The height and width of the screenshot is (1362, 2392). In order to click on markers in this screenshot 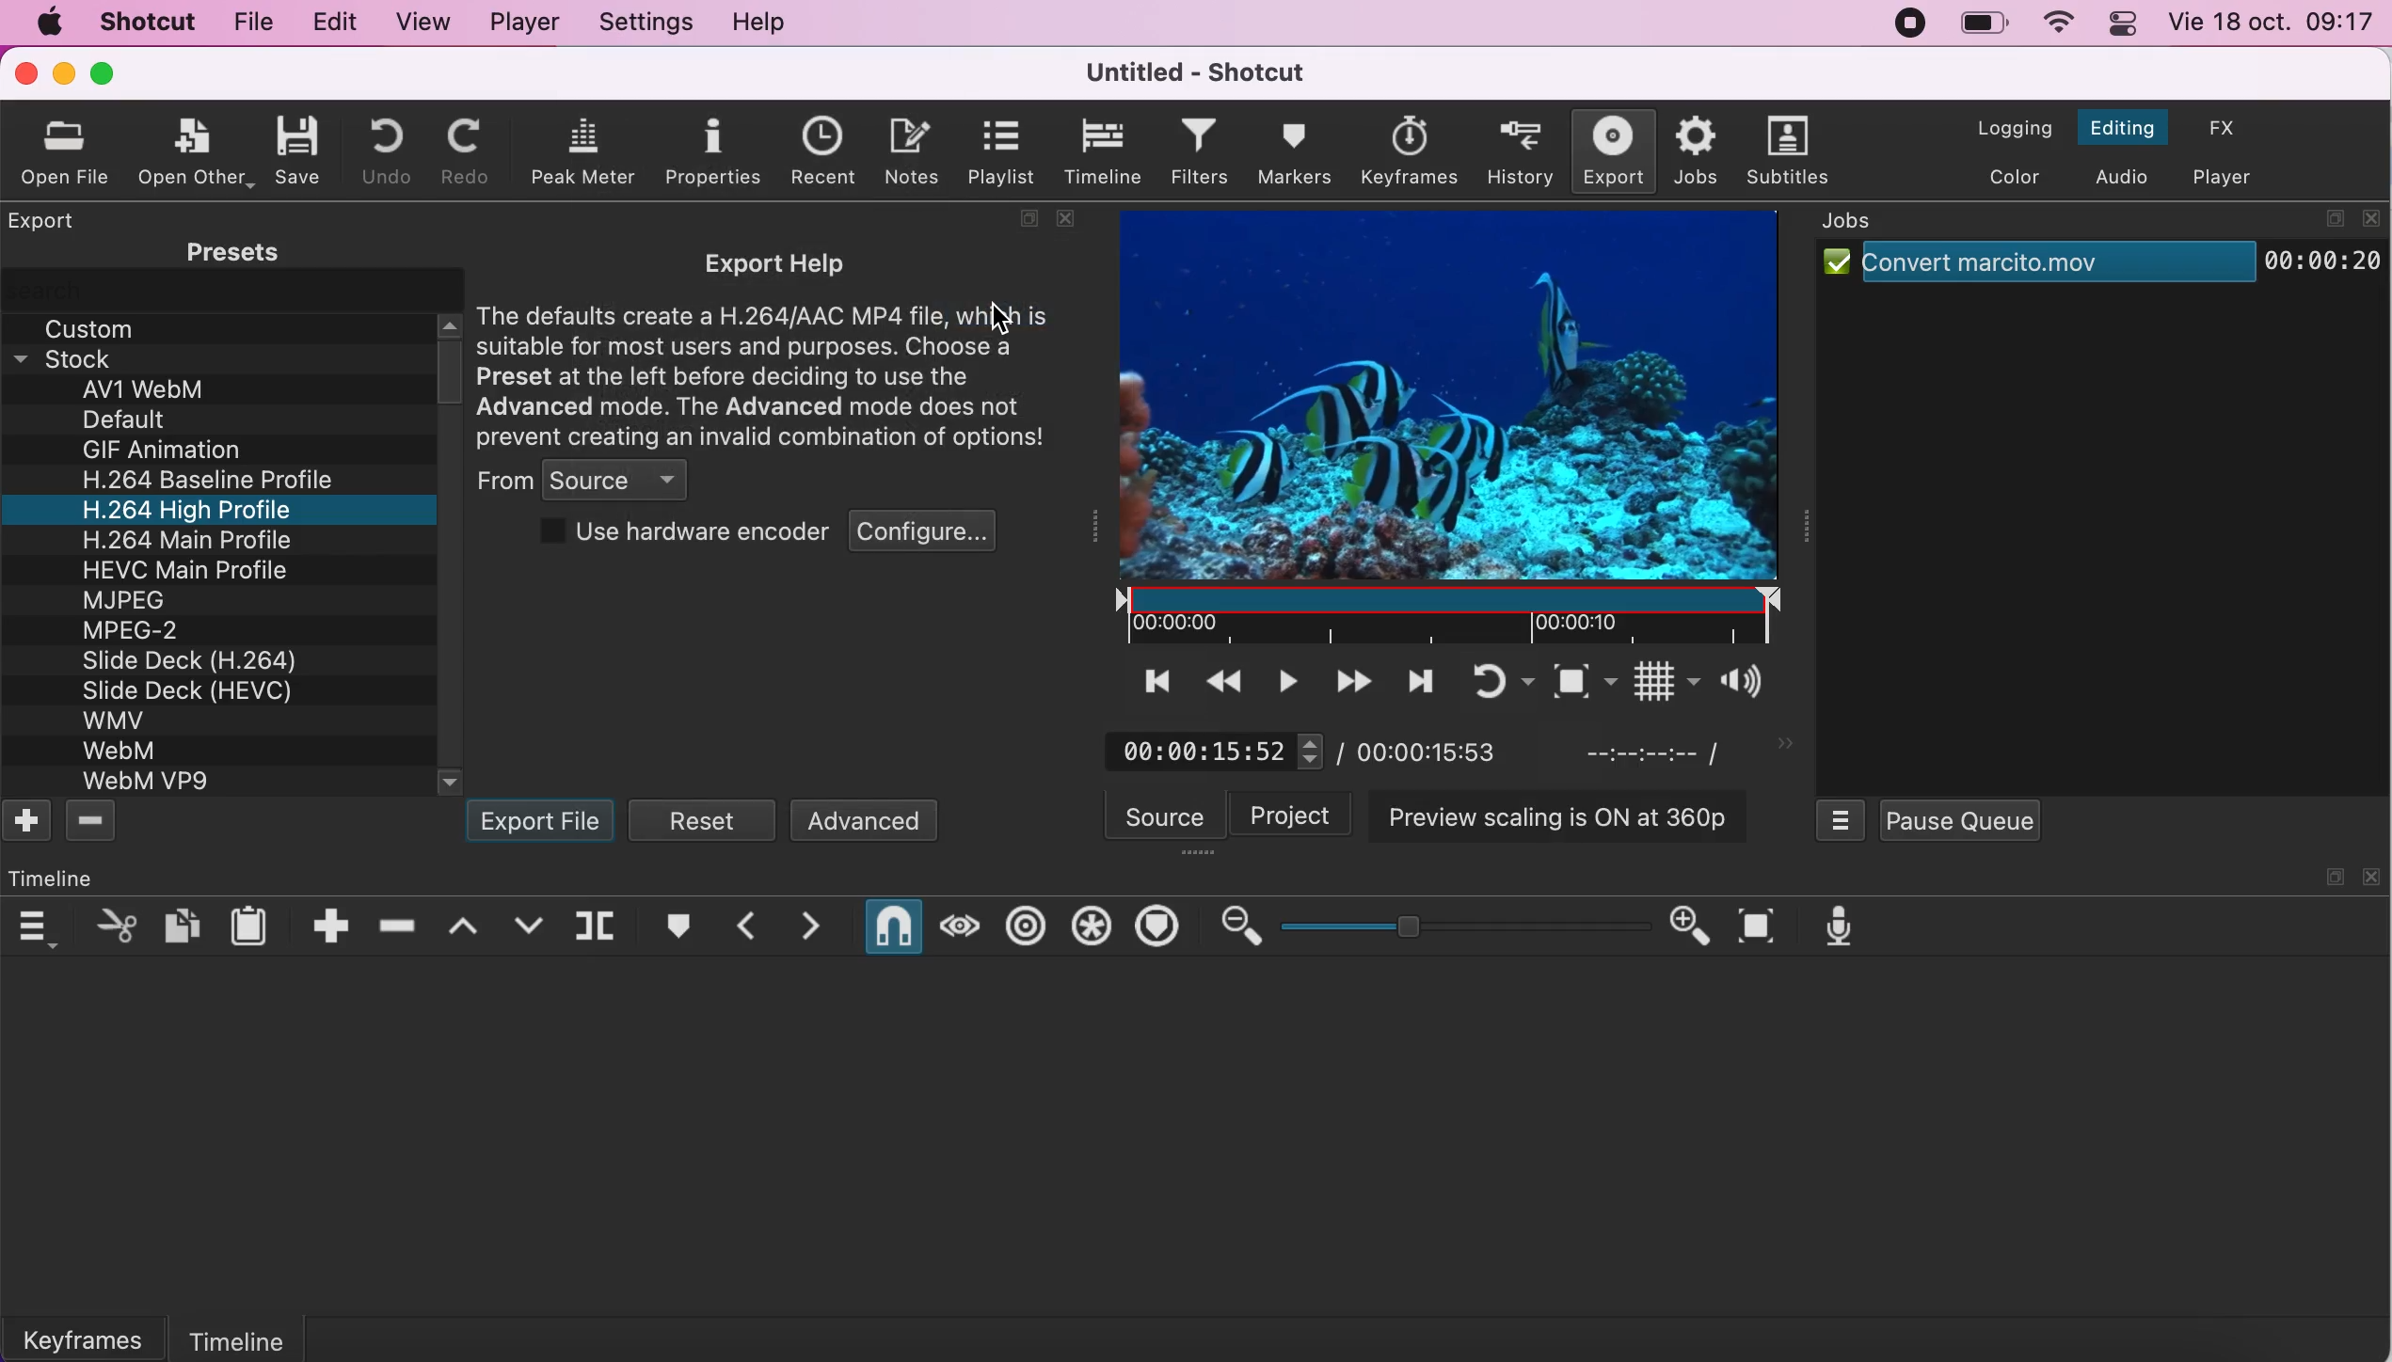, I will do `click(1298, 153)`.